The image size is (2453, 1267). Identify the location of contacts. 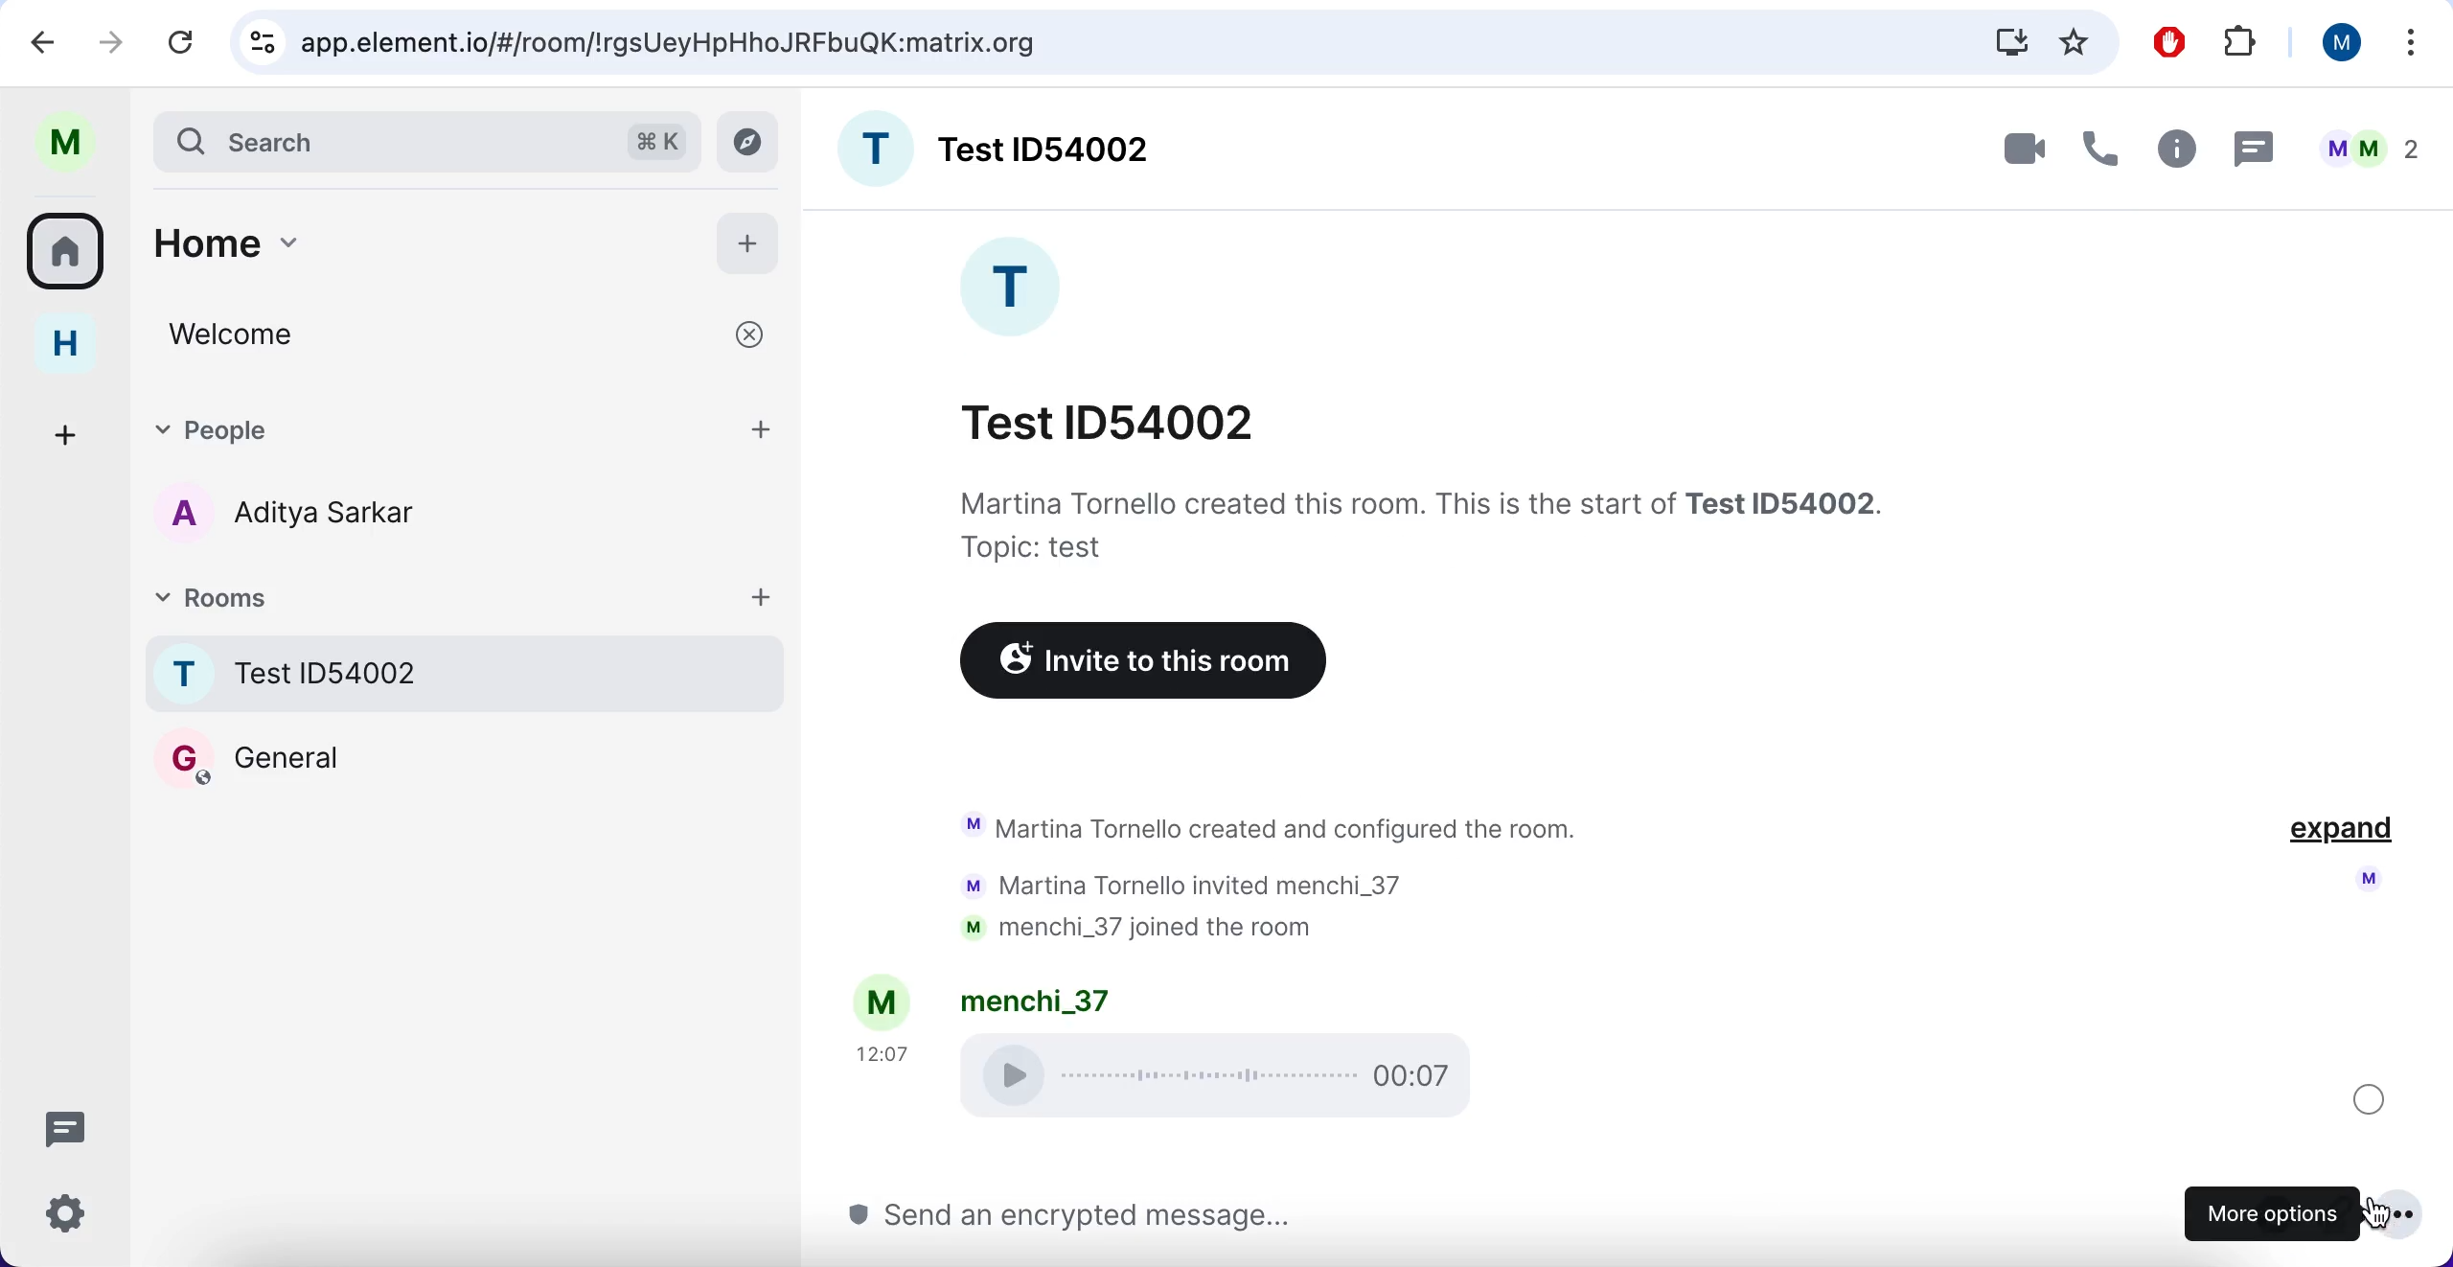
(278, 518).